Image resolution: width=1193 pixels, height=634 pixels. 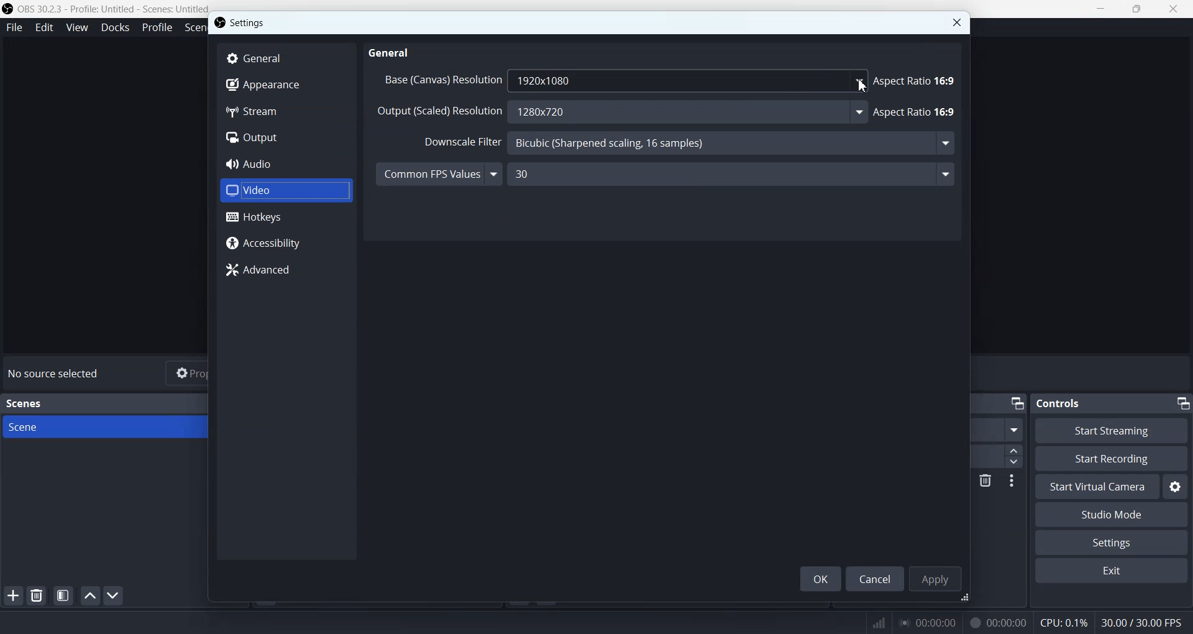 I want to click on Start Recording, so click(x=1113, y=459).